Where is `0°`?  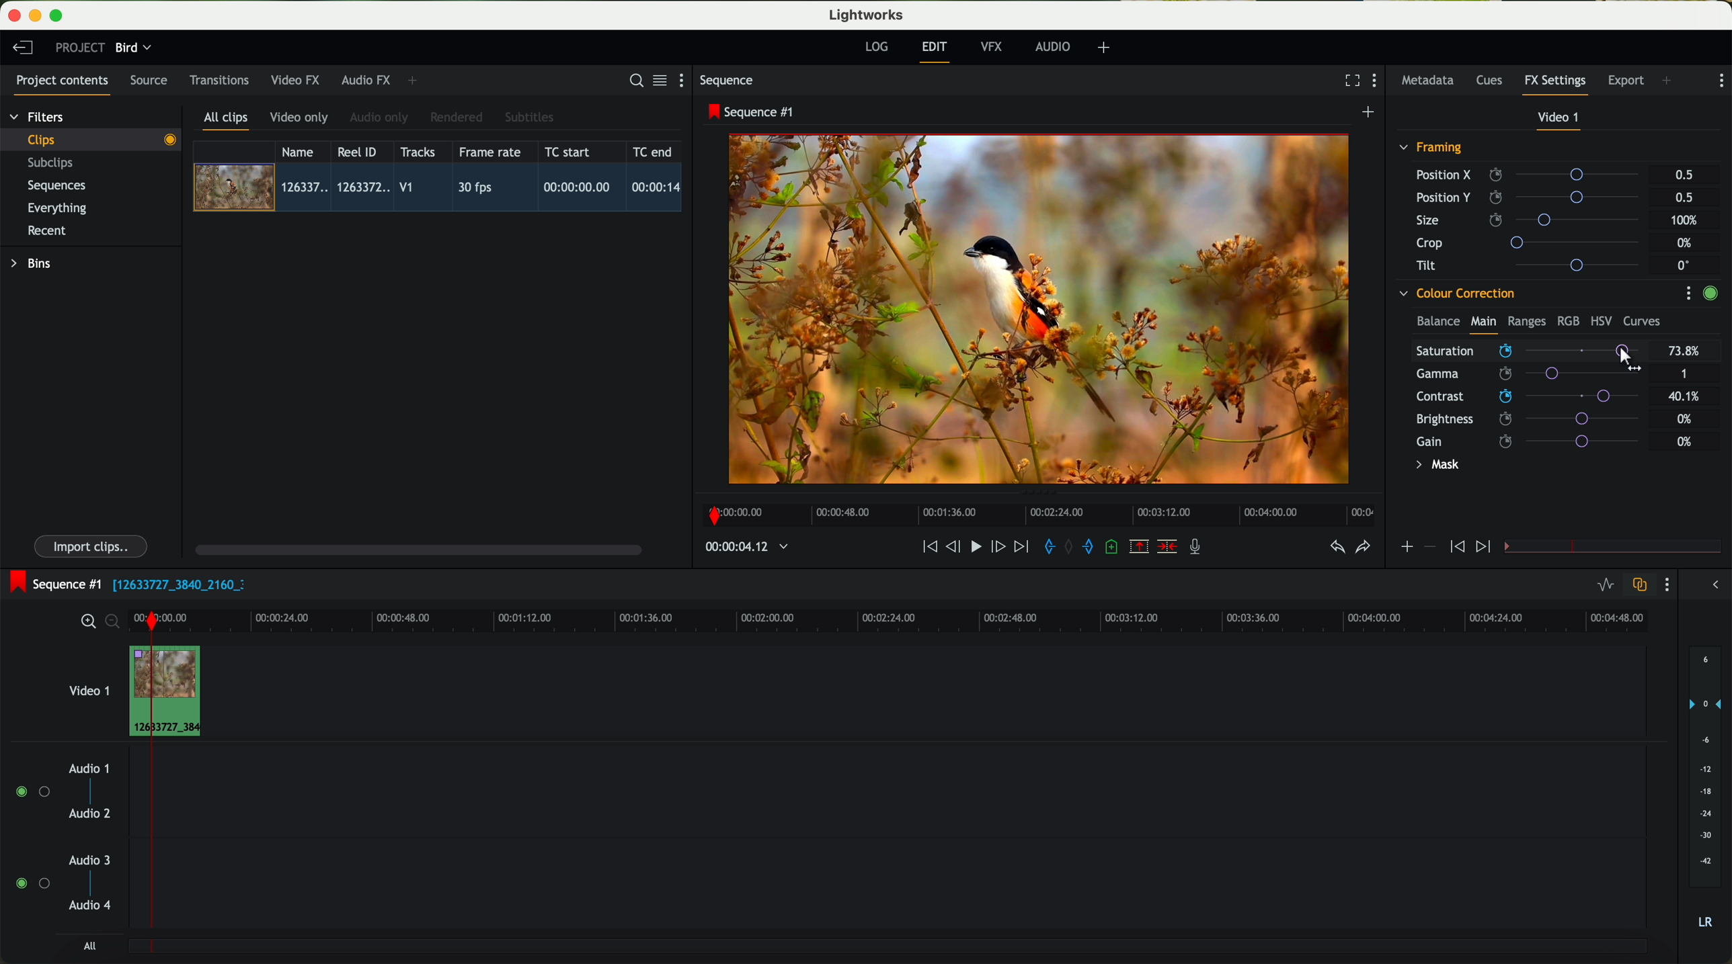
0° is located at coordinates (1684, 265).